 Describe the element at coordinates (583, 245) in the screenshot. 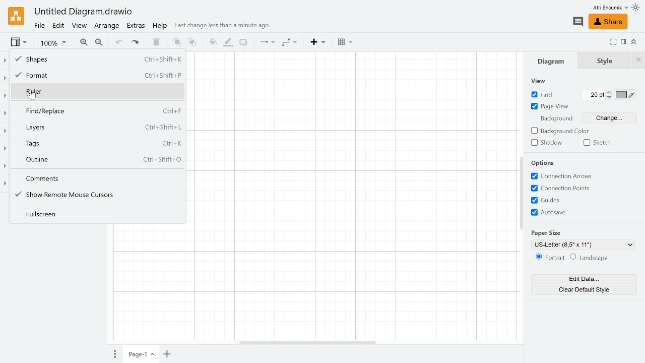

I see `Current paper size` at that location.